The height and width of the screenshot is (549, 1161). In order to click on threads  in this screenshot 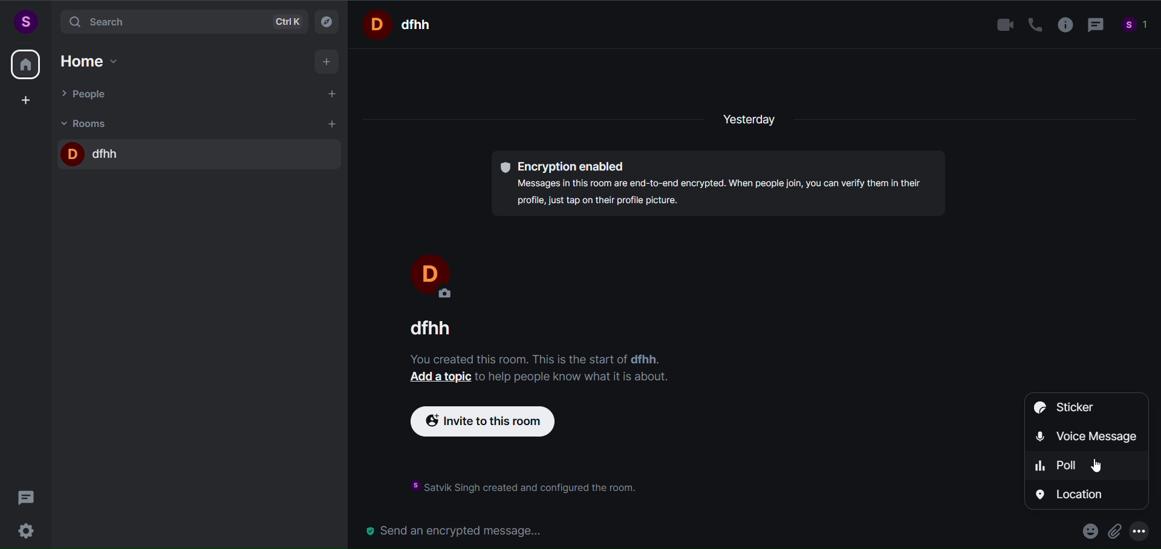, I will do `click(27, 494)`.